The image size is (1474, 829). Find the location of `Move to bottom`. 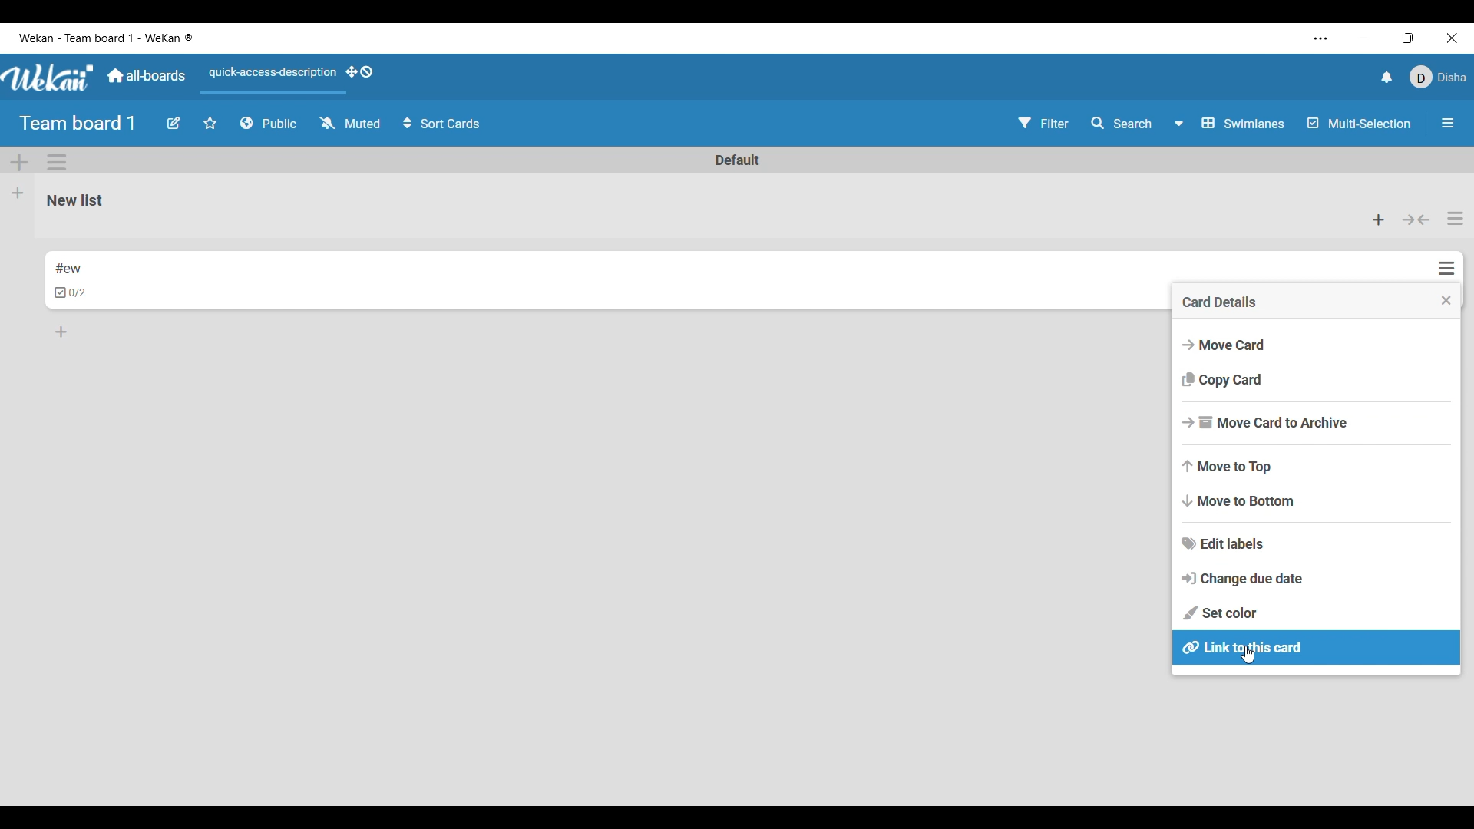

Move to bottom is located at coordinates (1316, 501).